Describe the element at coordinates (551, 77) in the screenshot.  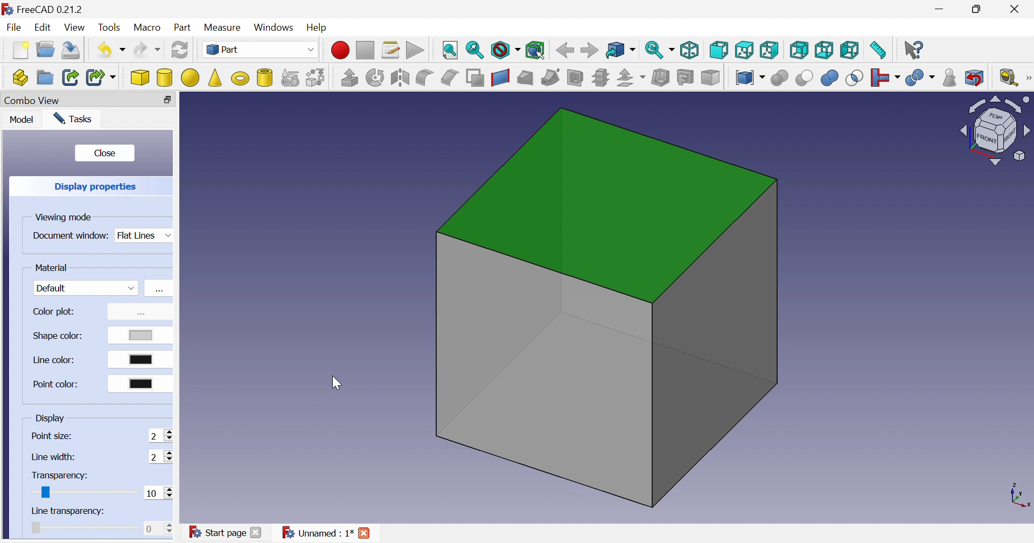
I see `Sweep` at that location.